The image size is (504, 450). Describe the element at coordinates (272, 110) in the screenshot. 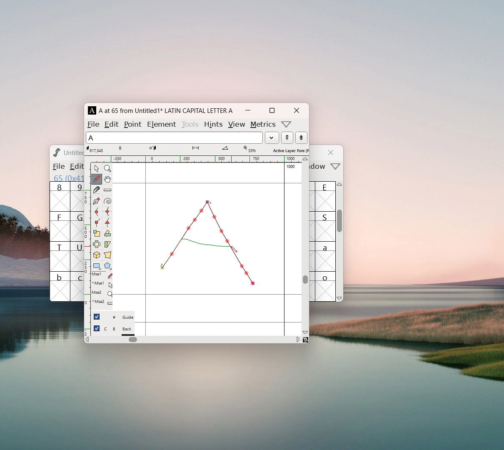

I see `maximize` at that location.